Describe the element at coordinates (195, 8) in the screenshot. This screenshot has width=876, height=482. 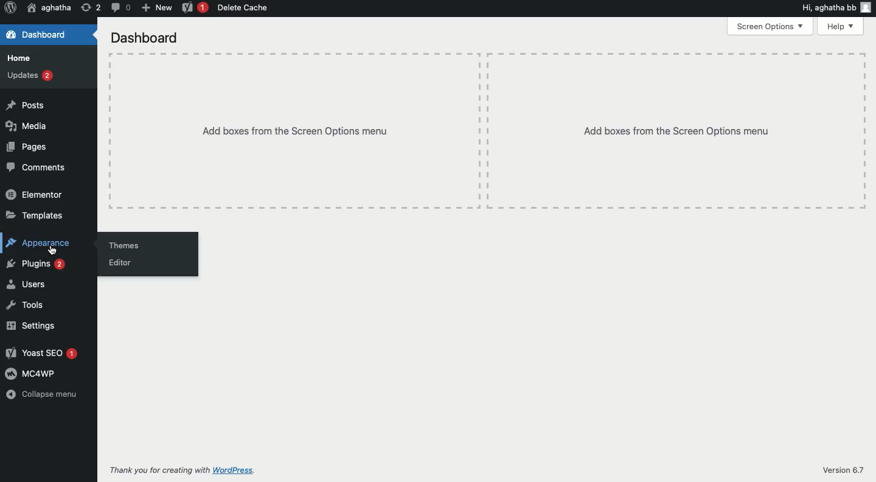
I see `Yoast` at that location.